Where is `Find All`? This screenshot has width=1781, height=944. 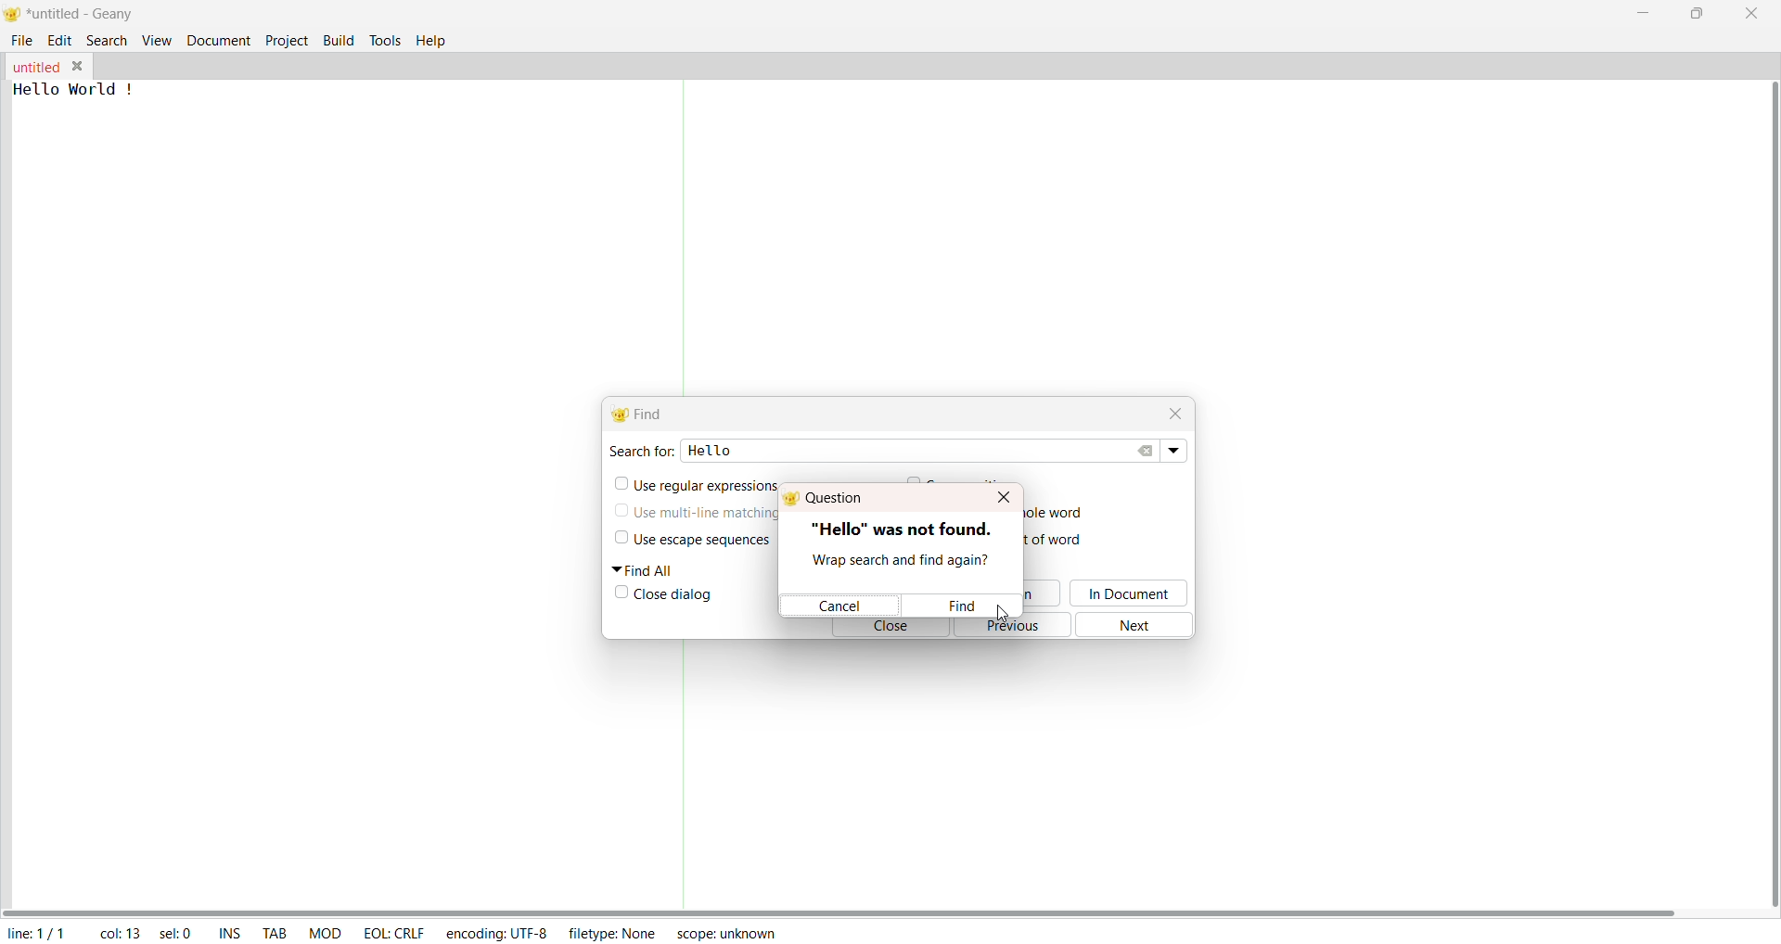 Find All is located at coordinates (649, 570).